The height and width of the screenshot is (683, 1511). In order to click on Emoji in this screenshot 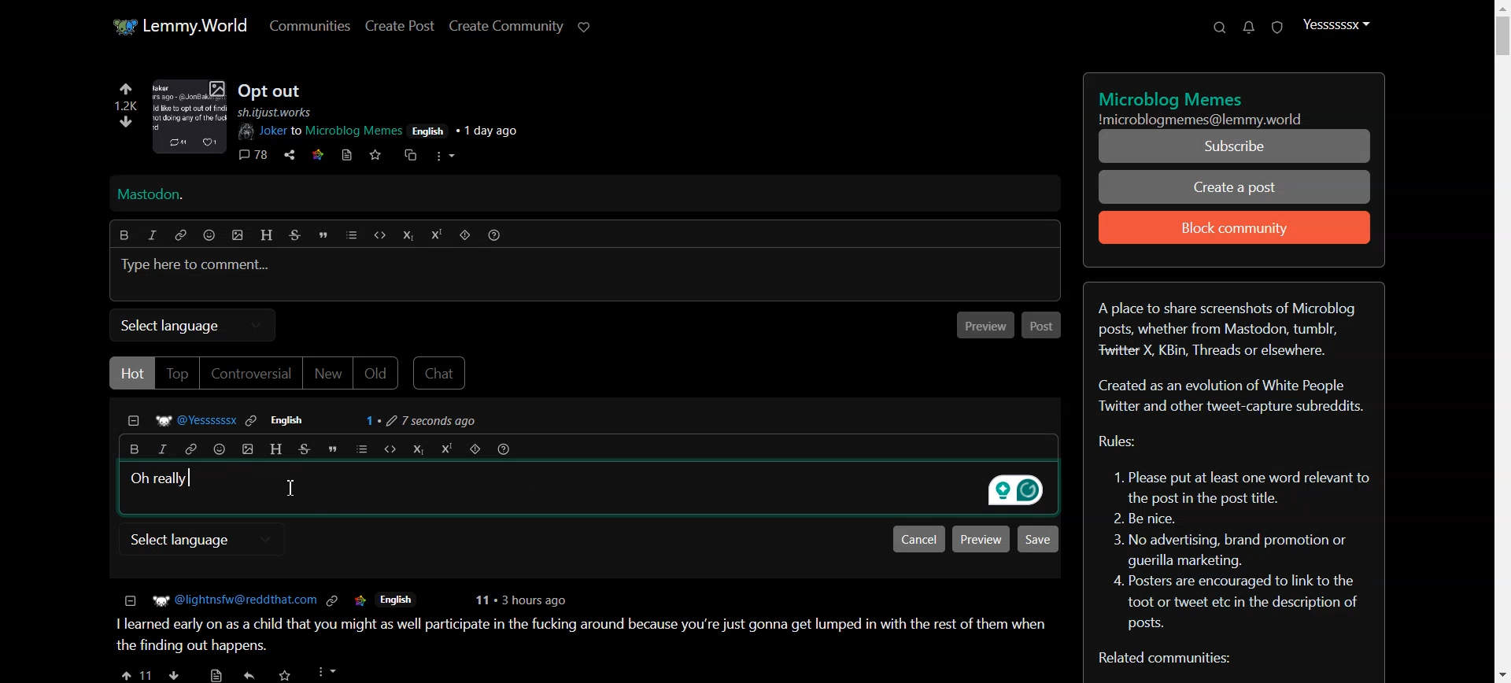, I will do `click(217, 449)`.